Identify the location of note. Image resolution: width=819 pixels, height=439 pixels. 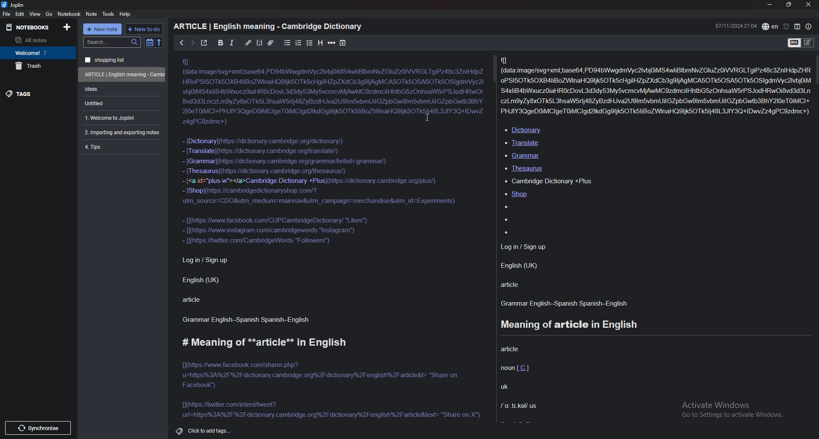
(122, 103).